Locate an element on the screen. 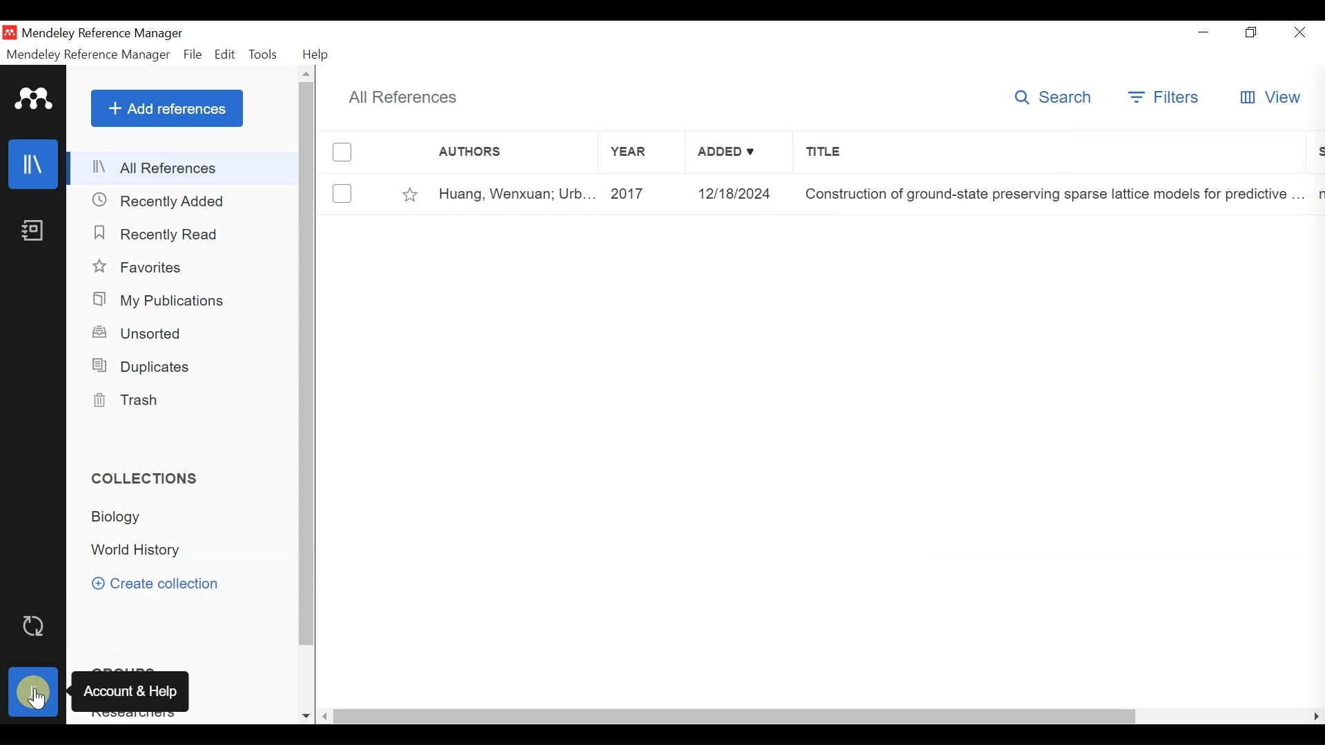 The width and height of the screenshot is (1325, 745). World History is located at coordinates (144, 552).